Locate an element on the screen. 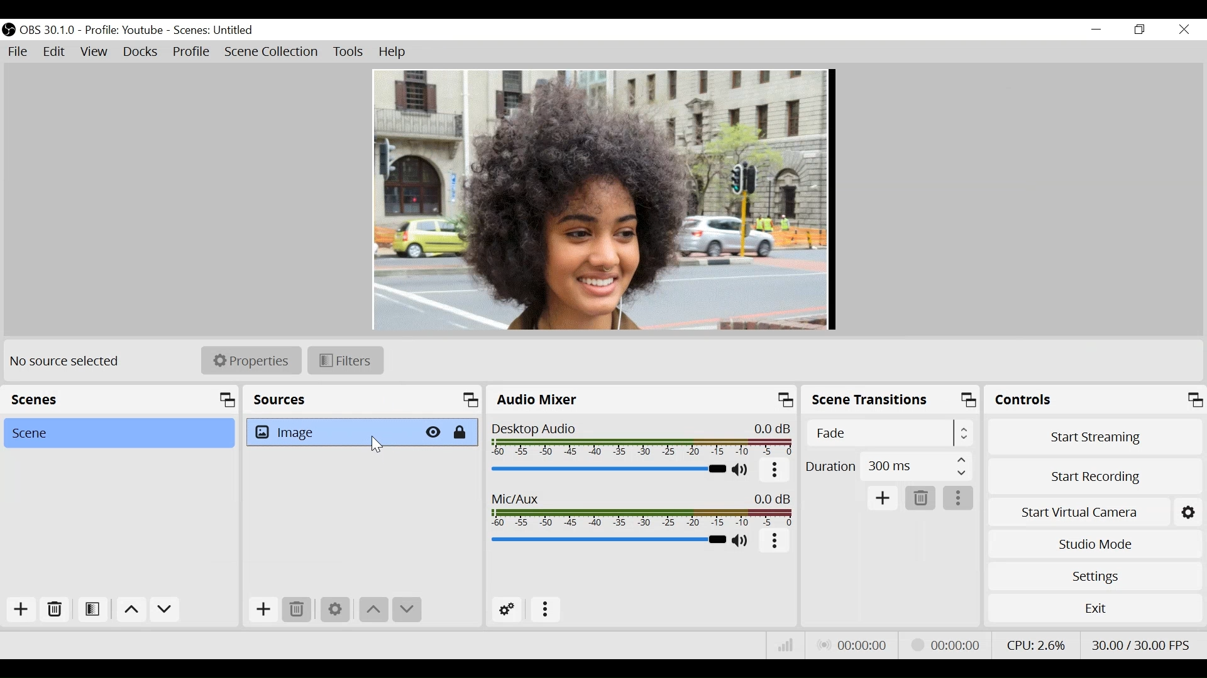  Mic/Aux is located at coordinates (644, 509).